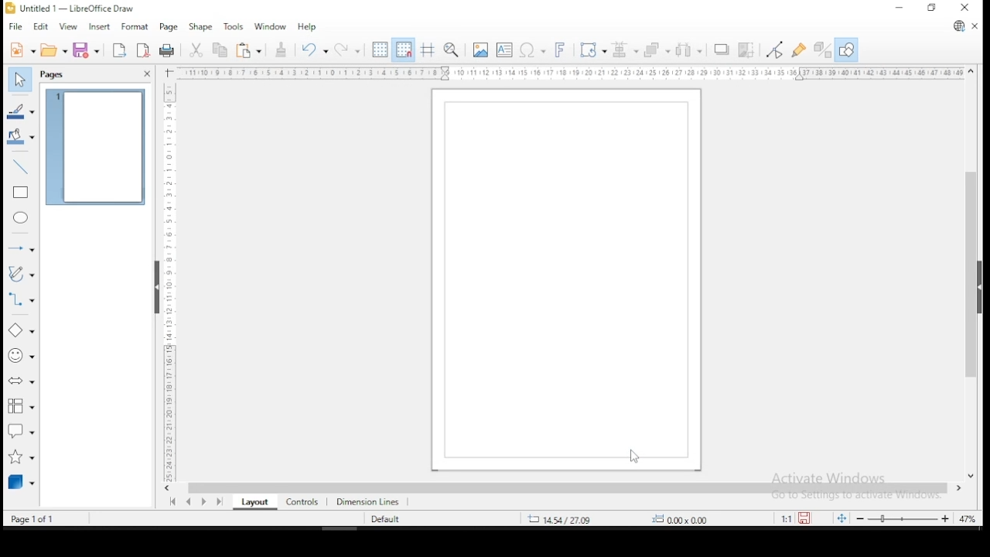 This screenshot has width=990, height=557. Describe the element at coordinates (821, 50) in the screenshot. I see `toggle extrusions` at that location.